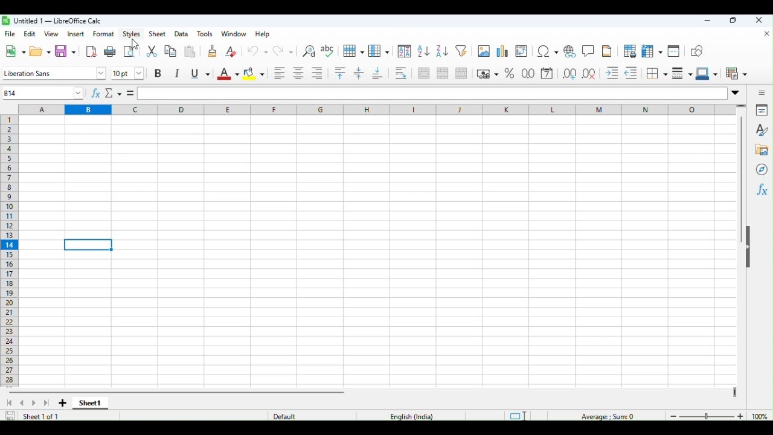 The width and height of the screenshot is (773, 435). What do you see at coordinates (91, 50) in the screenshot?
I see `Convert to PDF` at bounding box center [91, 50].